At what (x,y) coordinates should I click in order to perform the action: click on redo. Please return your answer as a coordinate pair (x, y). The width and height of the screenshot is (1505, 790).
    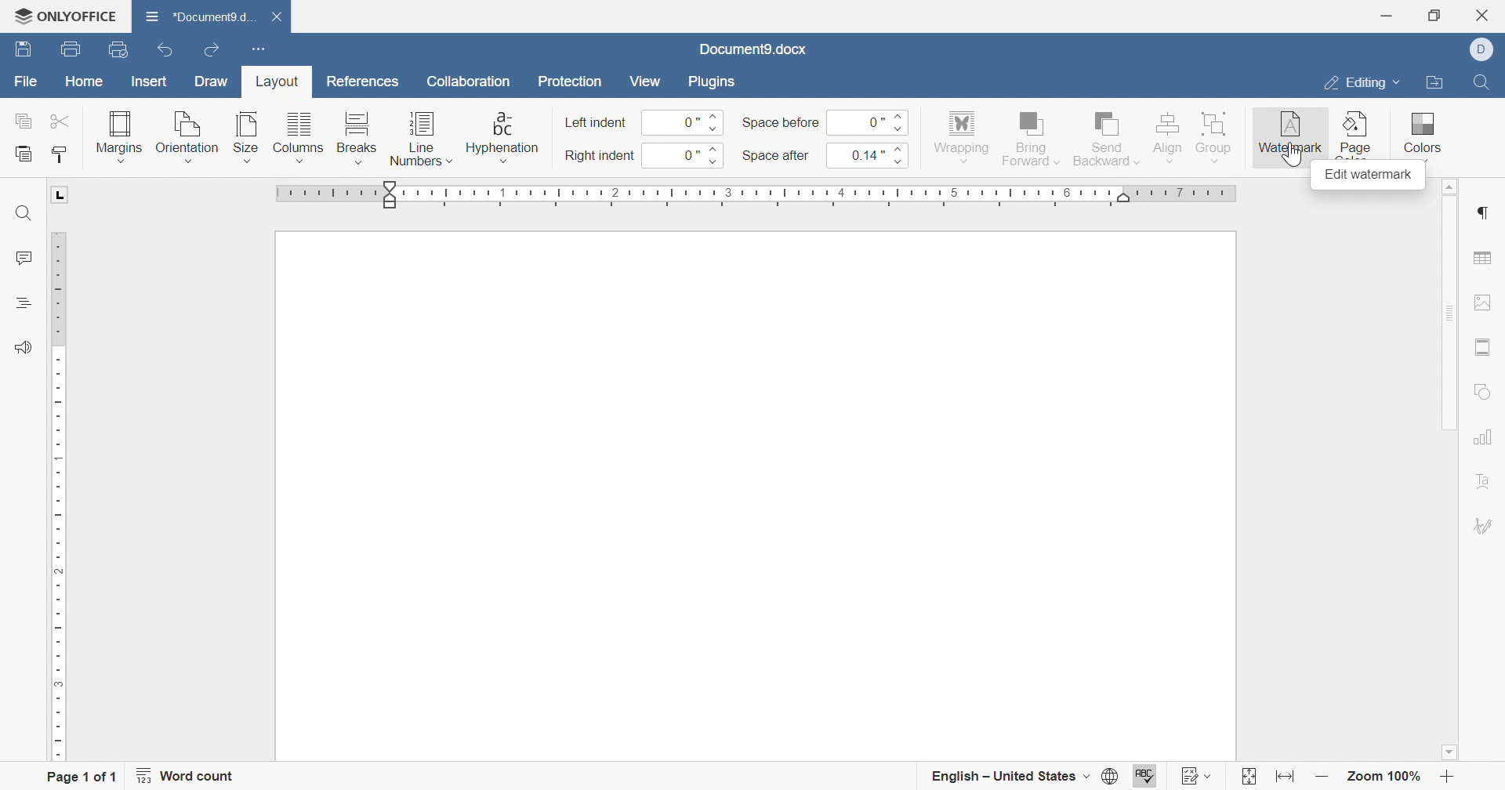
    Looking at the image, I should click on (214, 52).